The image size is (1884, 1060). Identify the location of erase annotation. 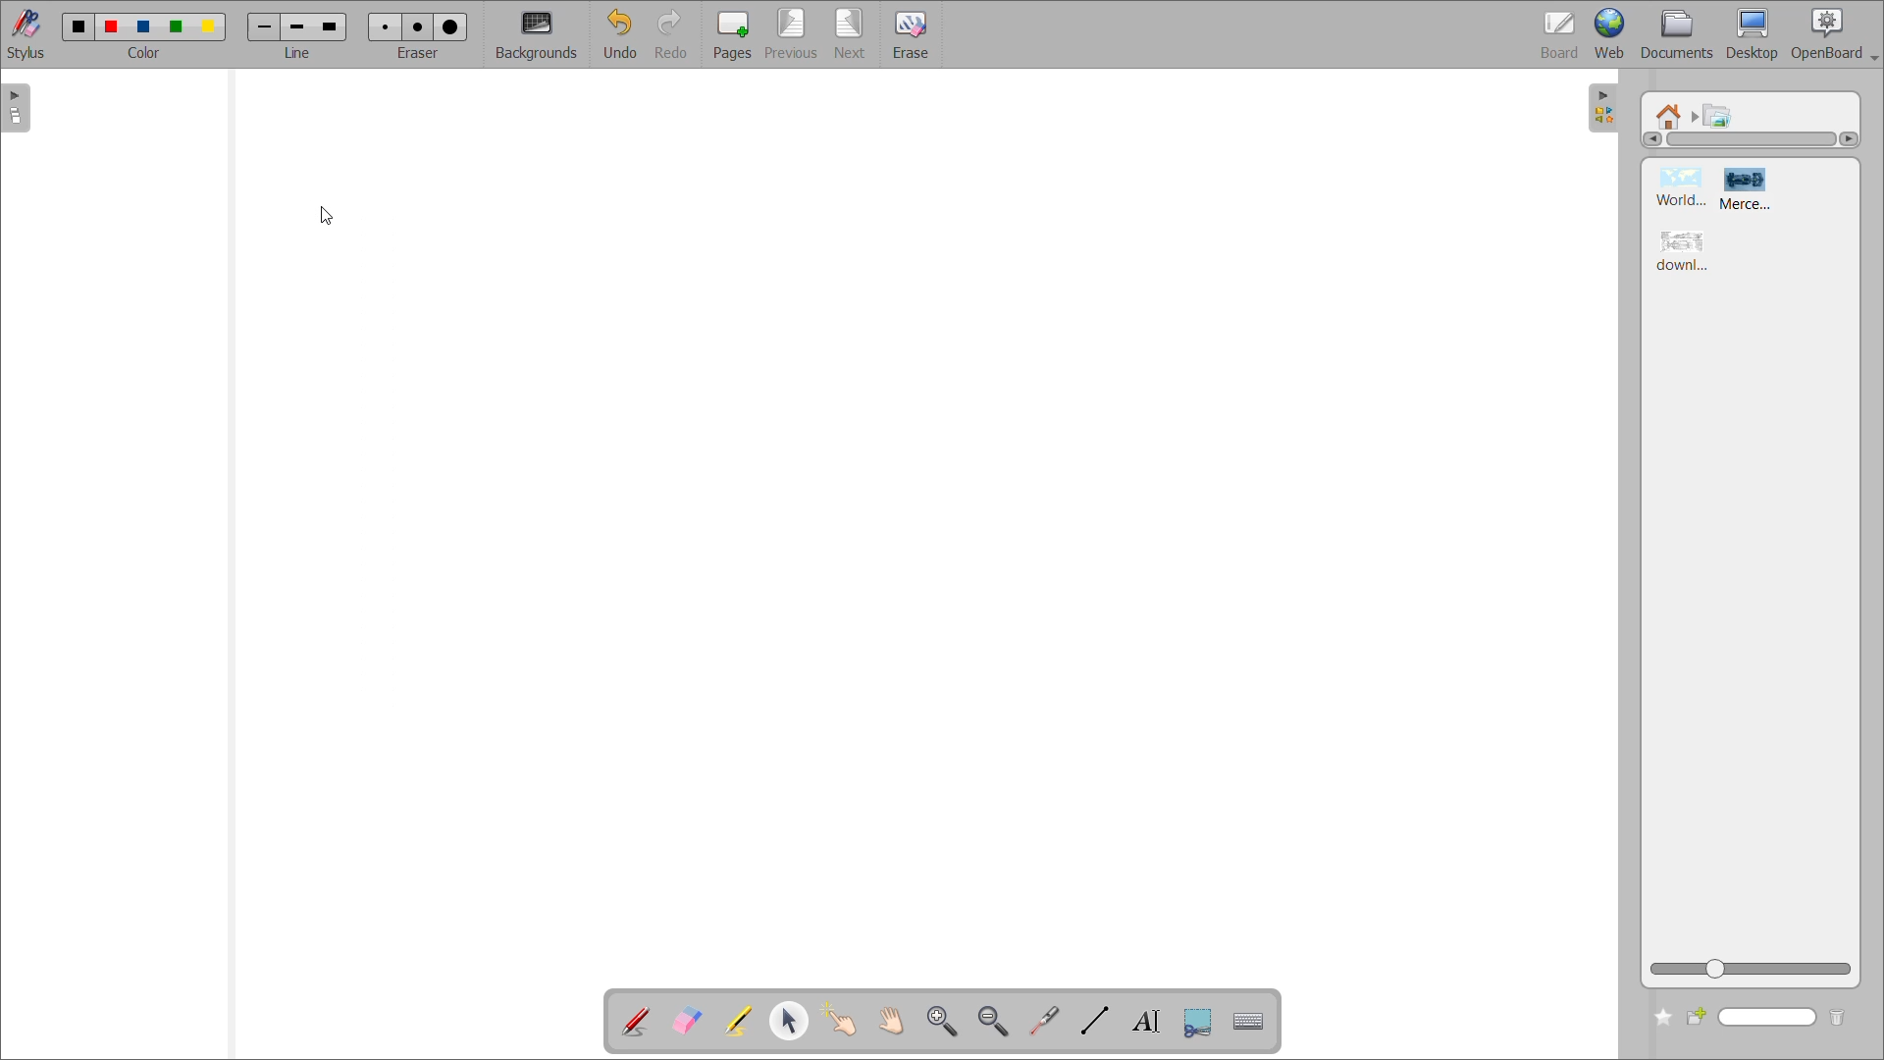
(686, 1021).